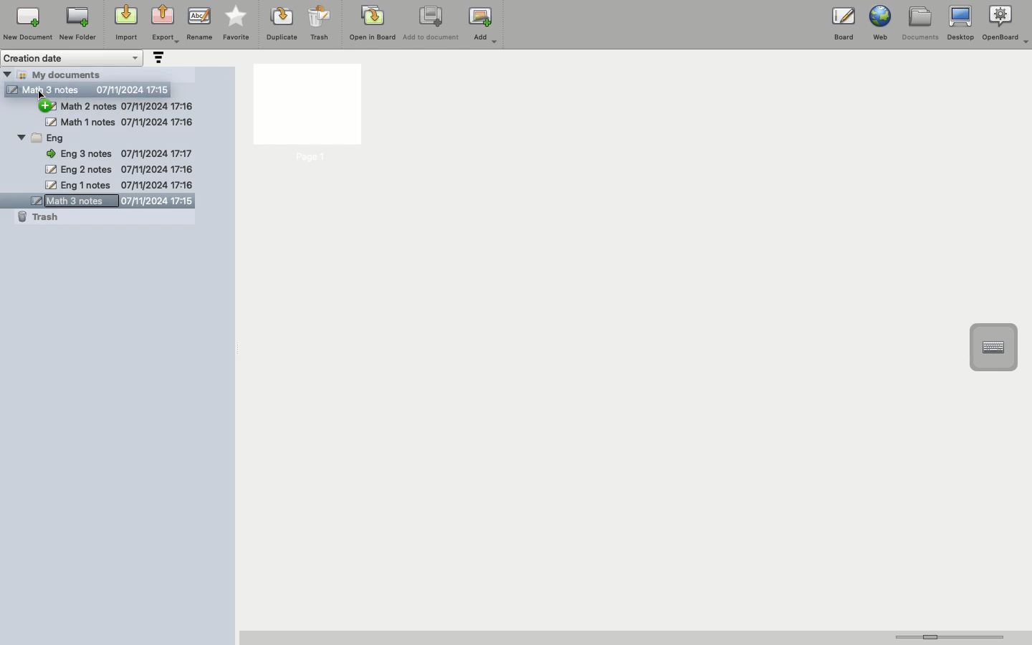 The width and height of the screenshot is (1032, 645). Describe the element at coordinates (118, 185) in the screenshot. I see `Eng 1 notes` at that location.